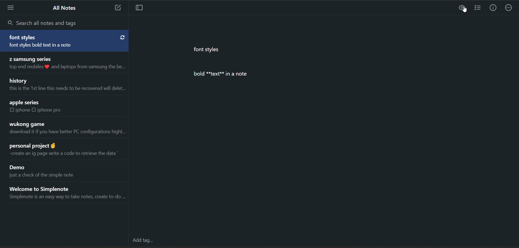 The height and width of the screenshot is (248, 519). What do you see at coordinates (463, 8) in the screenshot?
I see `preview` at bounding box center [463, 8].